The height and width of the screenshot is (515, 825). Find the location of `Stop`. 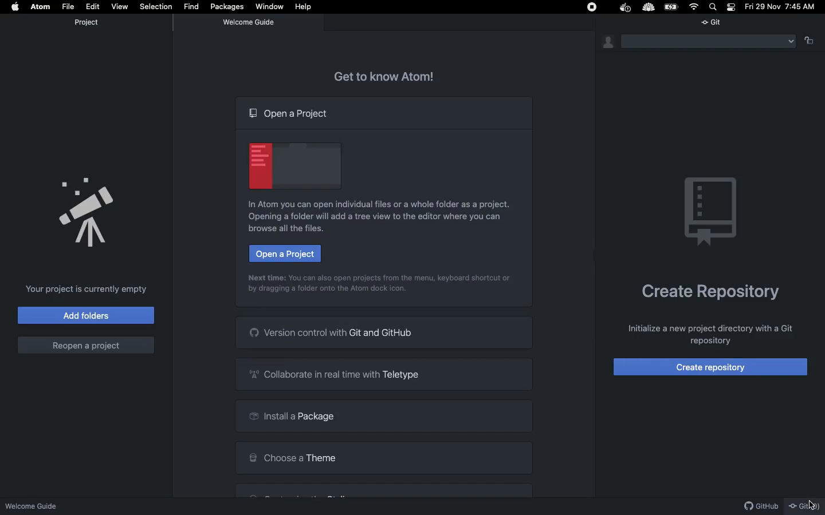

Stop is located at coordinates (590, 7).